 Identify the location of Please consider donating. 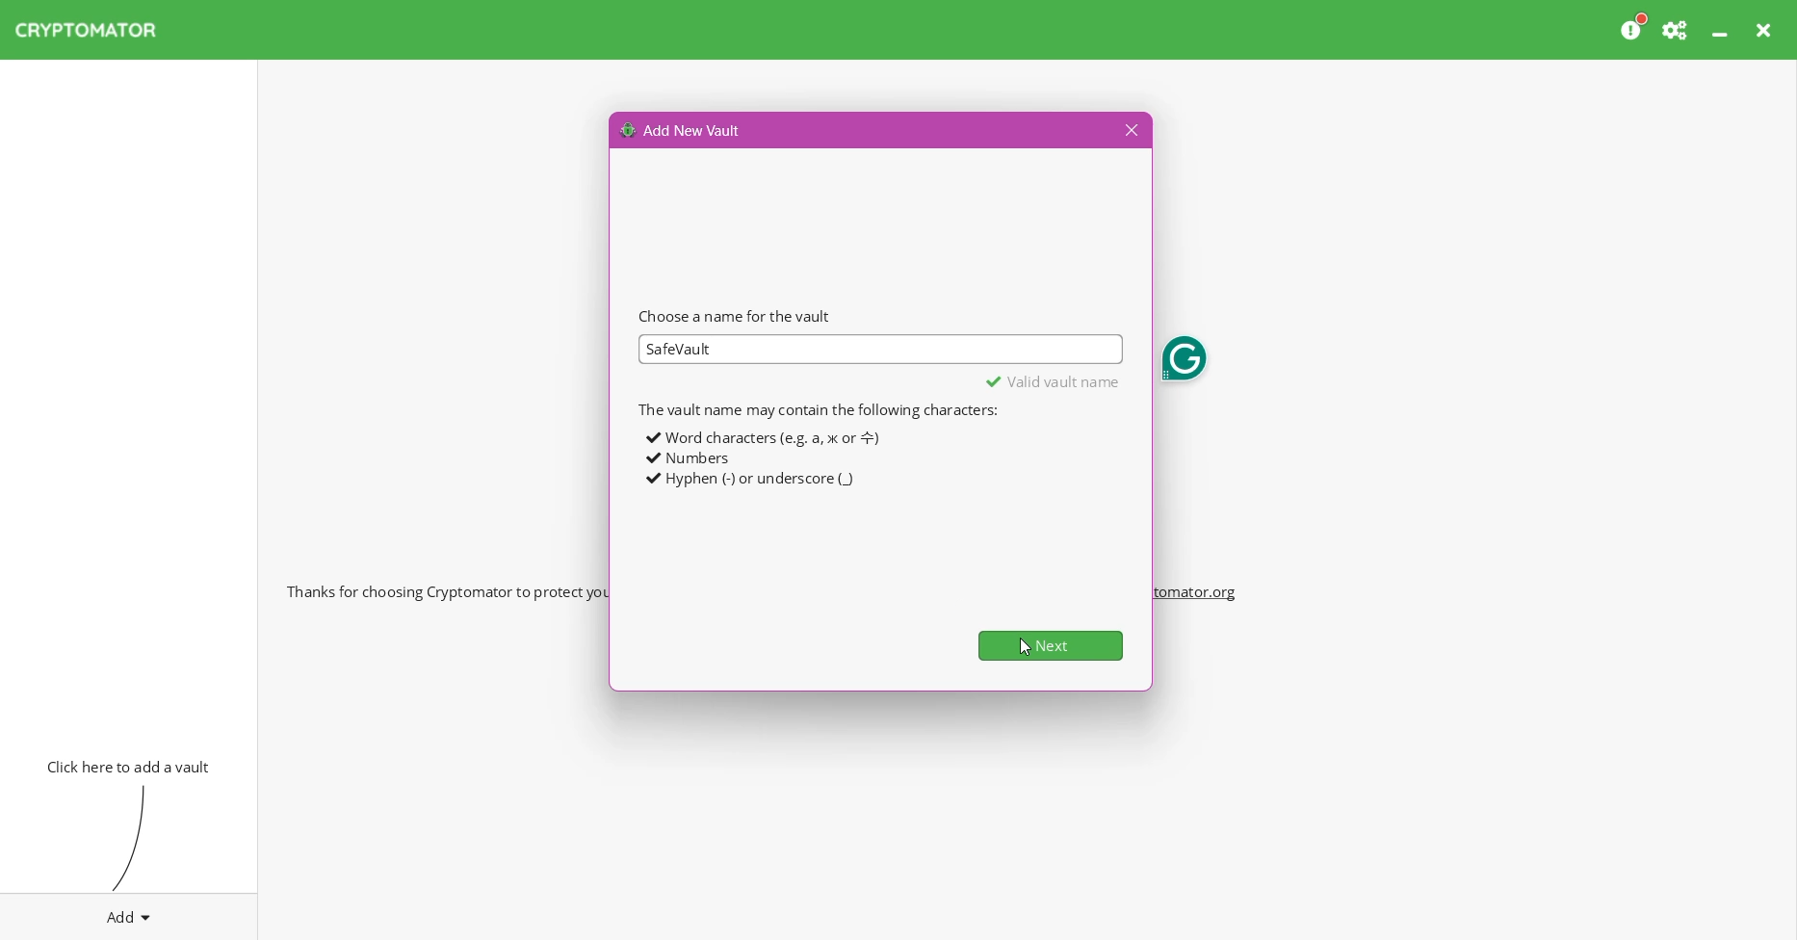
(1634, 28).